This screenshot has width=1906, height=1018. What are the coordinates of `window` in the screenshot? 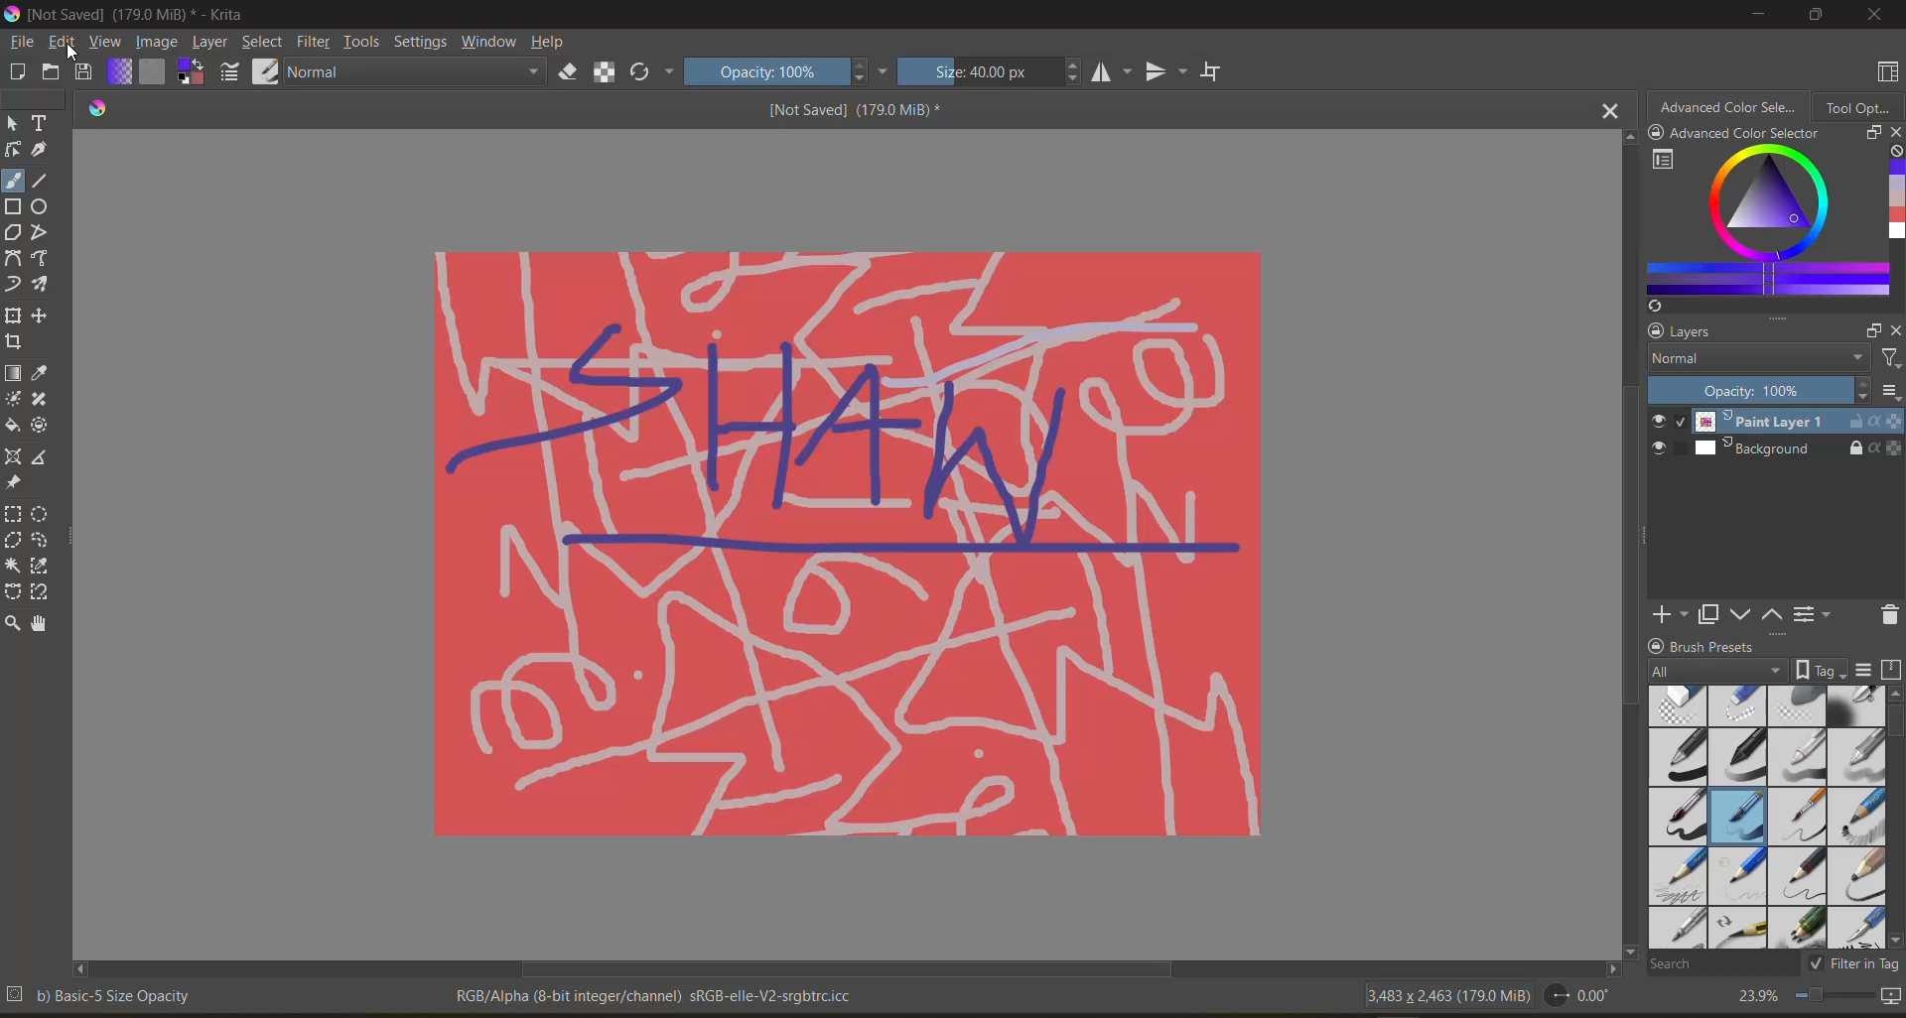 It's located at (489, 40).